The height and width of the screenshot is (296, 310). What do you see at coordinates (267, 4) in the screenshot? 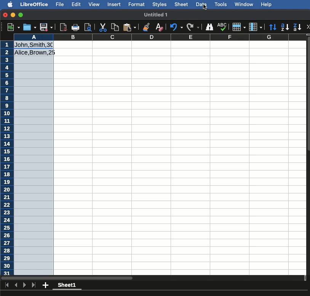
I see `Help` at bounding box center [267, 4].